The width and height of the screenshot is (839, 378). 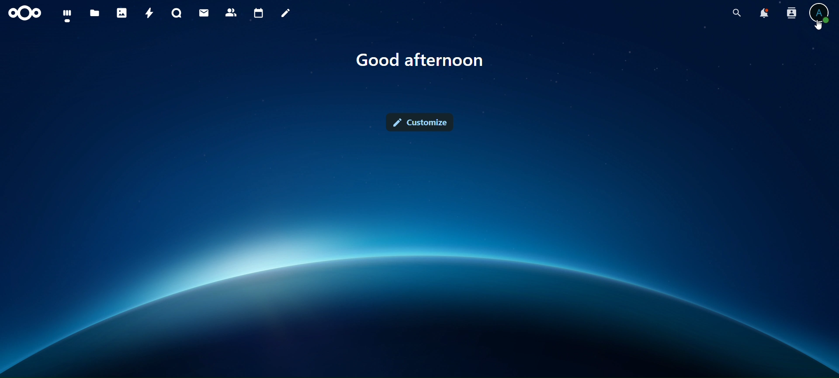 I want to click on files, so click(x=94, y=14).